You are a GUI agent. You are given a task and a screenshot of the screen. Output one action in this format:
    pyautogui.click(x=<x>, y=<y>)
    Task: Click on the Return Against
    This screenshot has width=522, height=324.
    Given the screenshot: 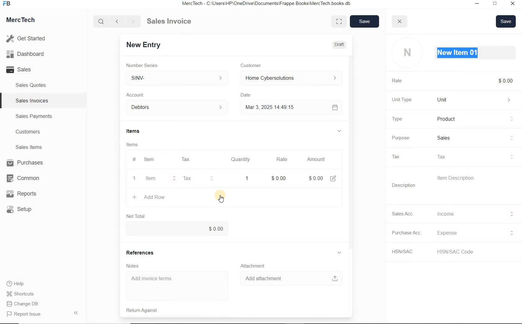 What is the action you would take?
    pyautogui.click(x=146, y=310)
    